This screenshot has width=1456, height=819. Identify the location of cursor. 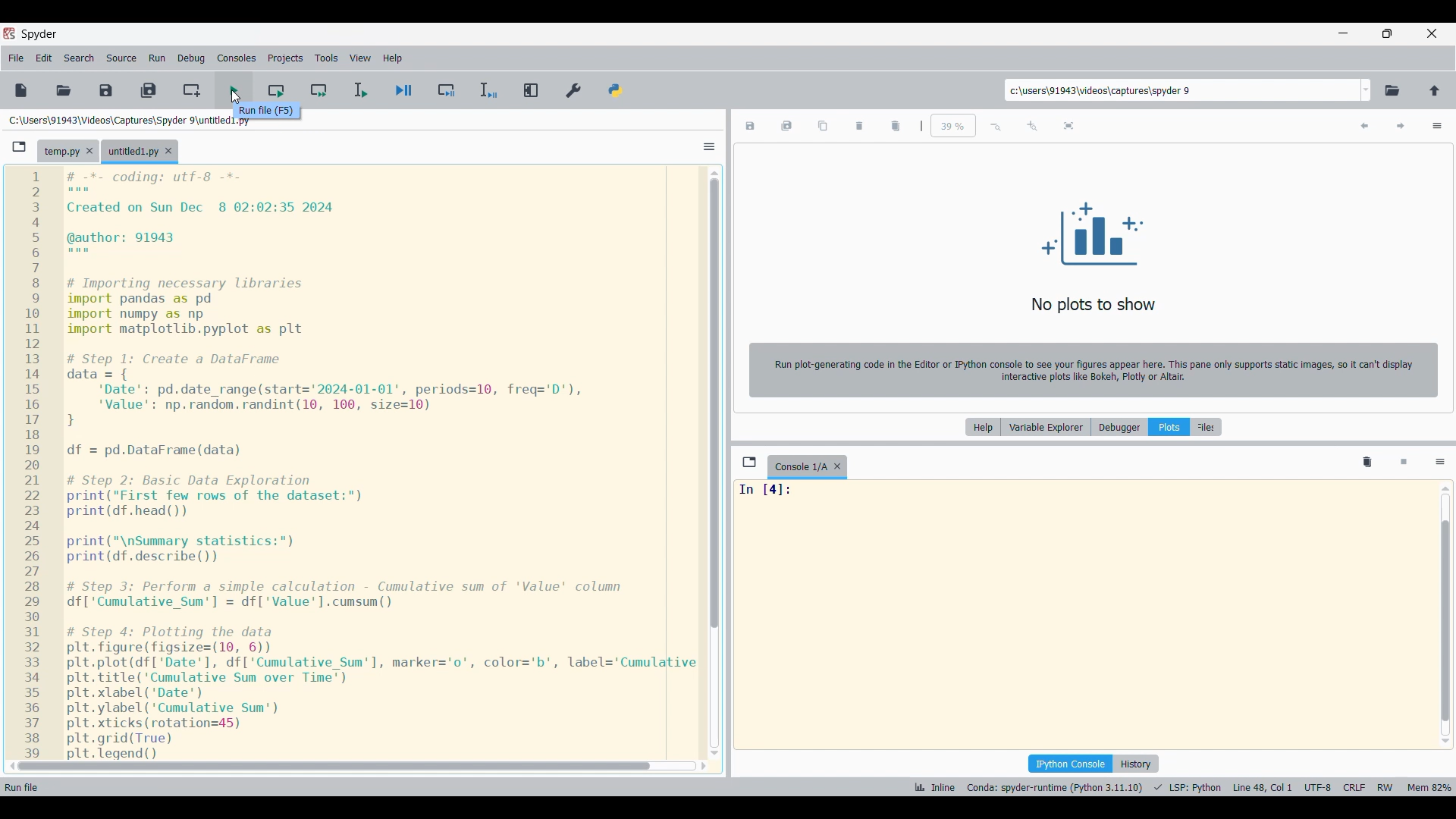
(237, 99).